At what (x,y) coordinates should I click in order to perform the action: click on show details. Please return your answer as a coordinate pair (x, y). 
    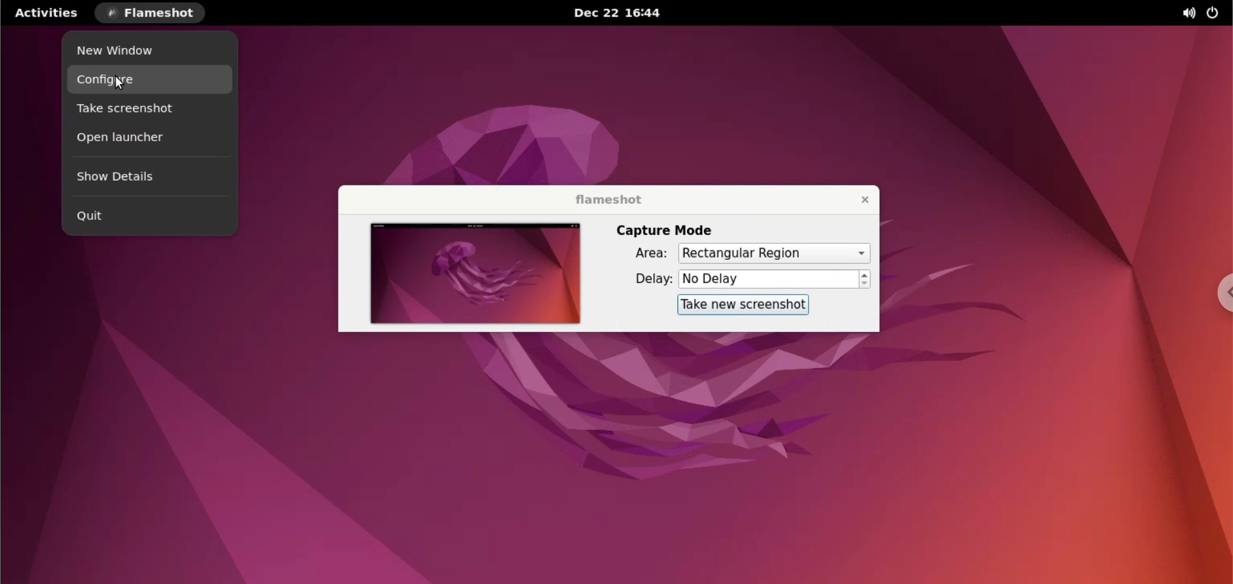
    Looking at the image, I should click on (152, 174).